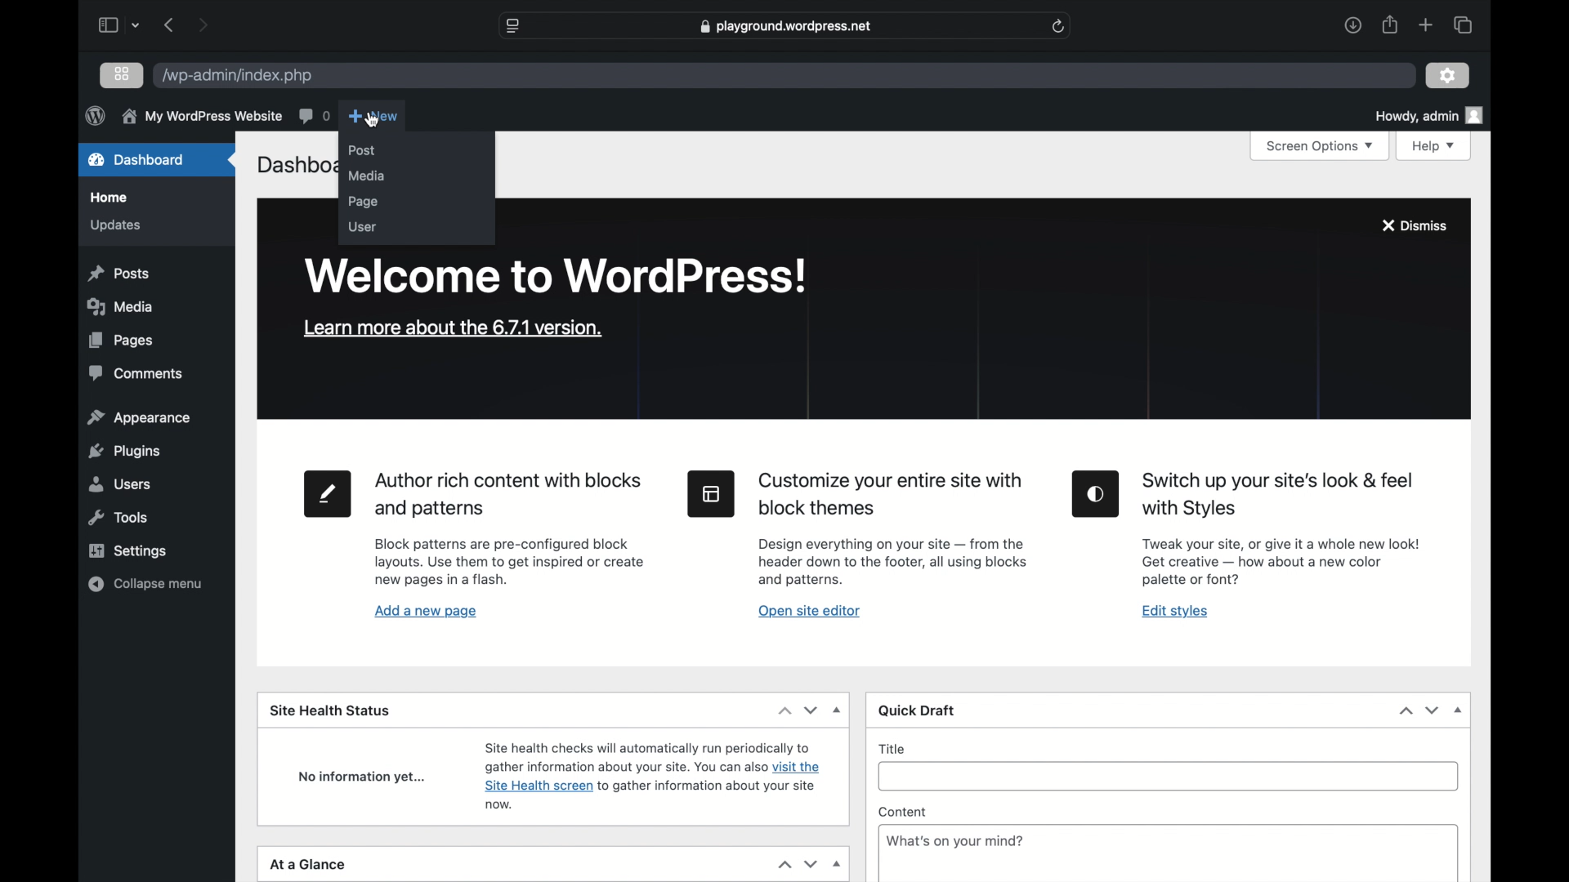 The width and height of the screenshot is (1569, 882). What do you see at coordinates (426, 611) in the screenshot?
I see `add a new page` at bounding box center [426, 611].